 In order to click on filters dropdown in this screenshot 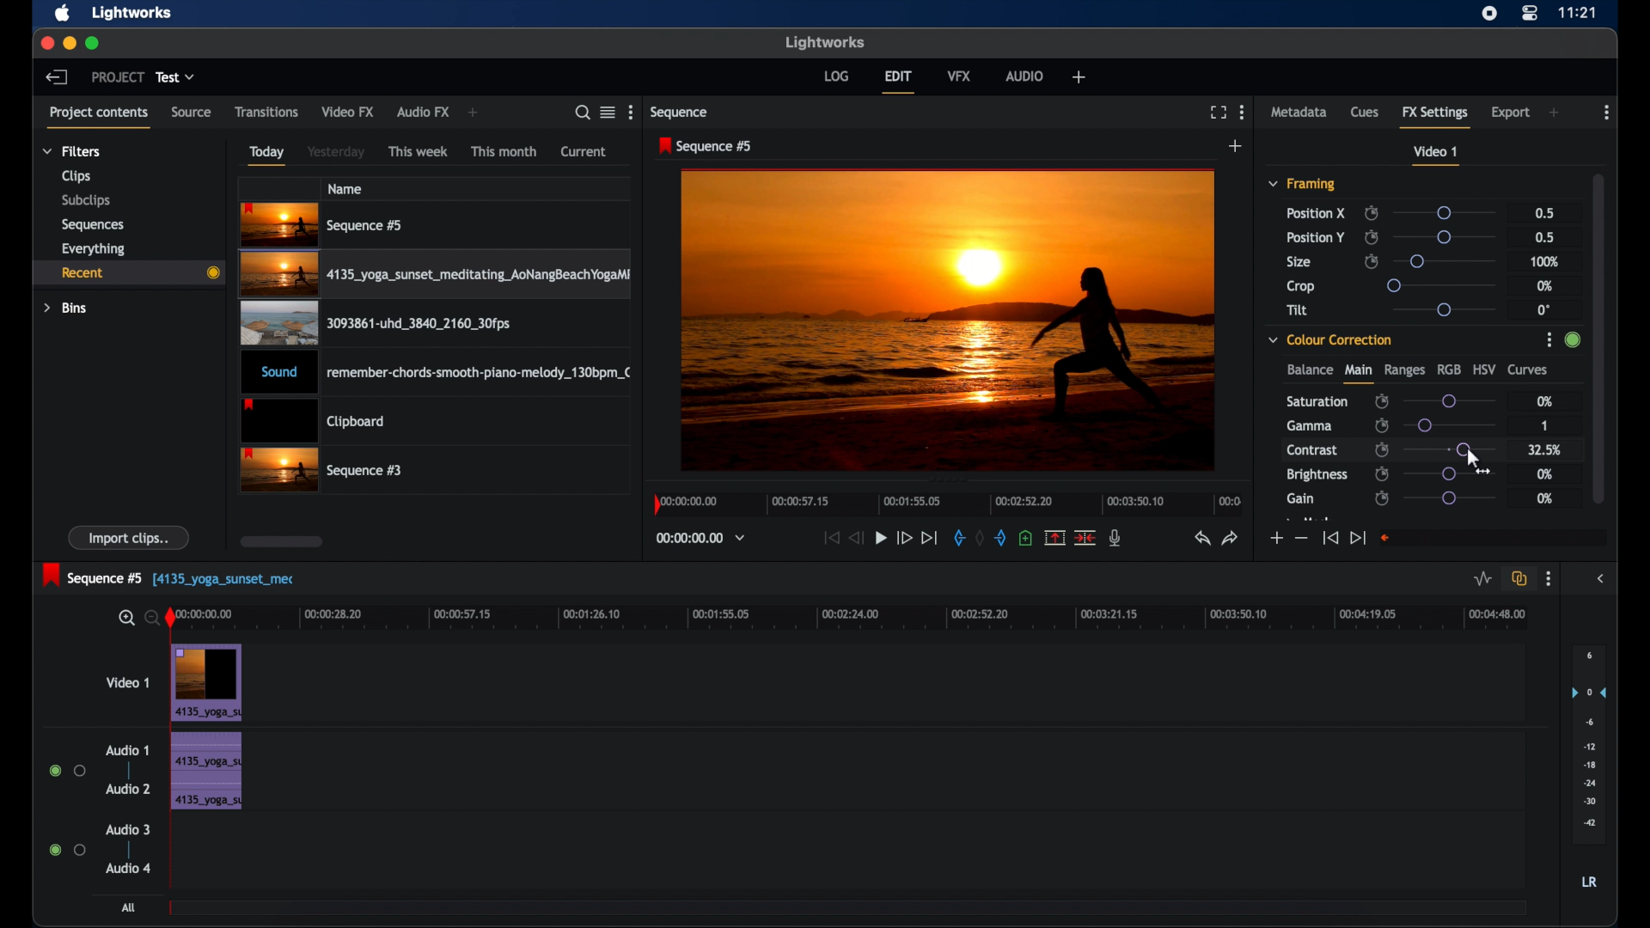, I will do `click(76, 152)`.